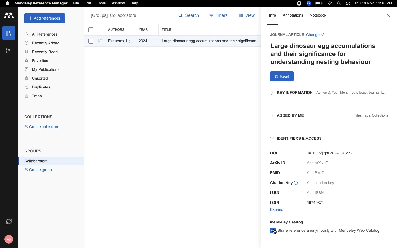  What do you see at coordinates (208, 41) in the screenshot?
I see `` at bounding box center [208, 41].